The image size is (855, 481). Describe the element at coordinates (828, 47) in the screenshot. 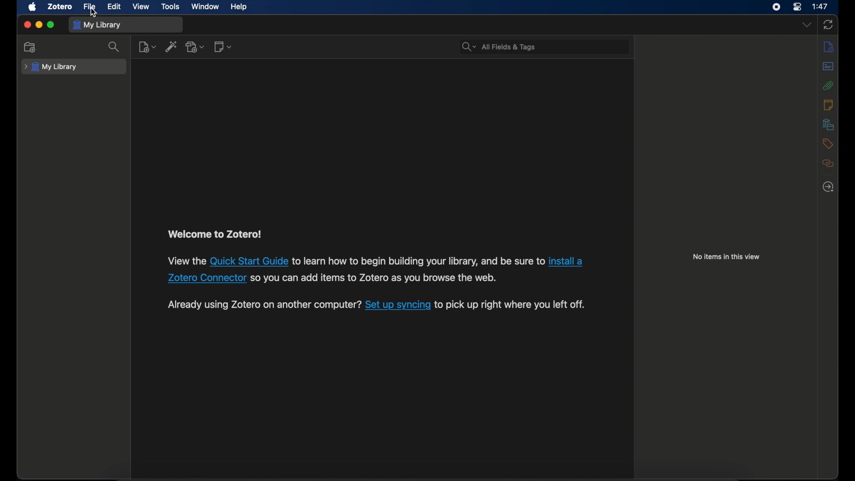

I see `info` at that location.